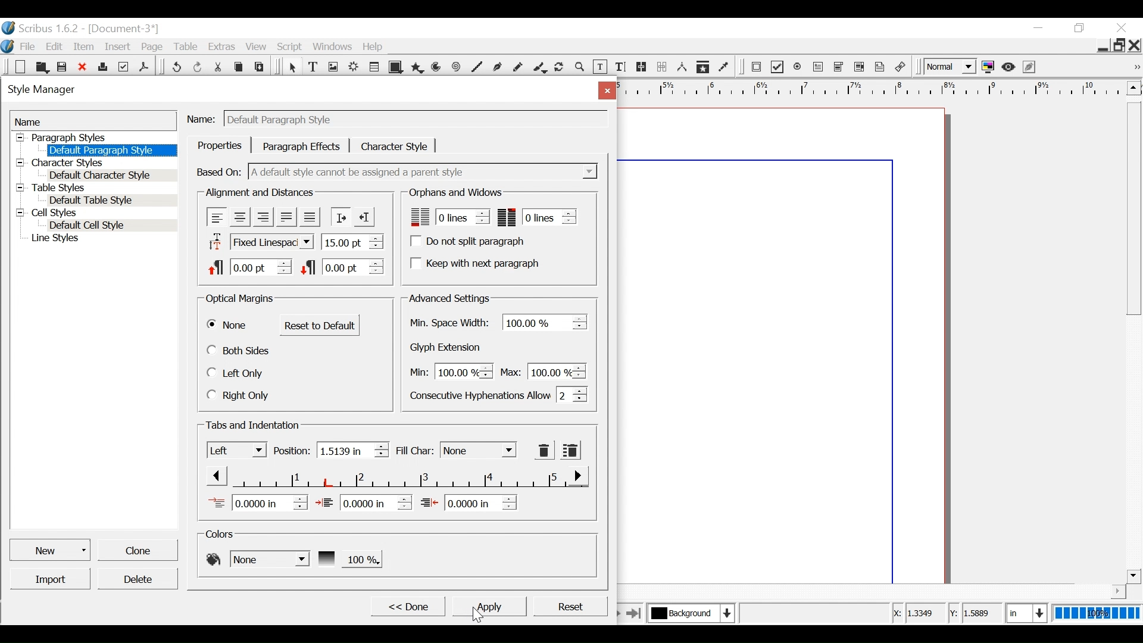 The width and height of the screenshot is (1143, 643). Describe the element at coordinates (110, 150) in the screenshot. I see `Default Paragraph` at that location.